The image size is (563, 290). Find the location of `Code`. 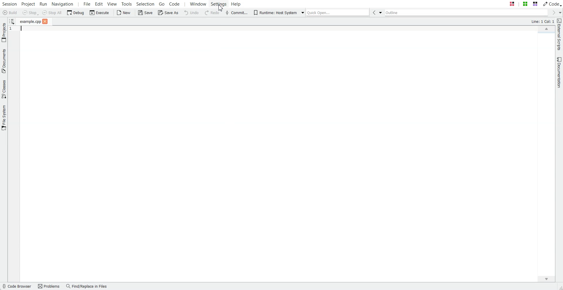

Code is located at coordinates (552, 4).